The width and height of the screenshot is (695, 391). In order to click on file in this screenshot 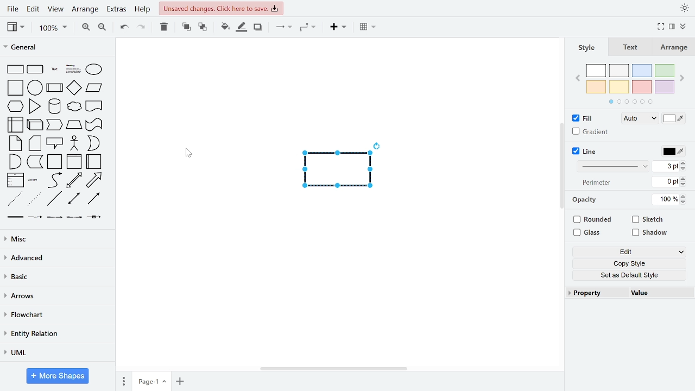, I will do `click(12, 9)`.